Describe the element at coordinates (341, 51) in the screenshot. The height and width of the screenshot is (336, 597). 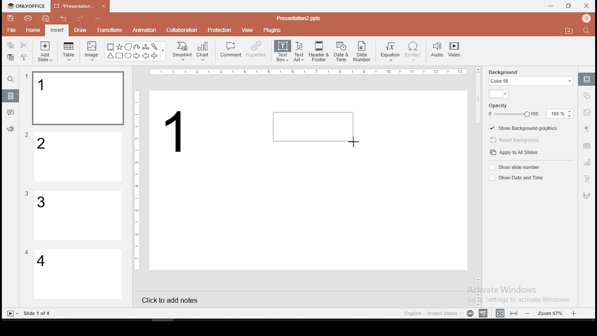
I see `date and time` at that location.